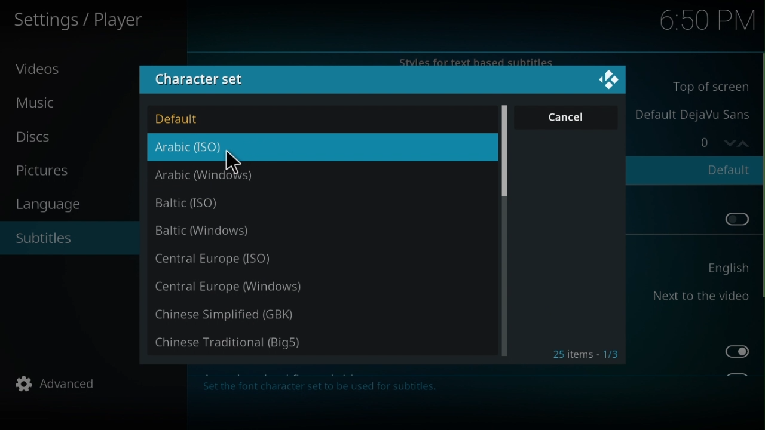  What do you see at coordinates (332, 388) in the screenshot?
I see `Description about change in character` at bounding box center [332, 388].